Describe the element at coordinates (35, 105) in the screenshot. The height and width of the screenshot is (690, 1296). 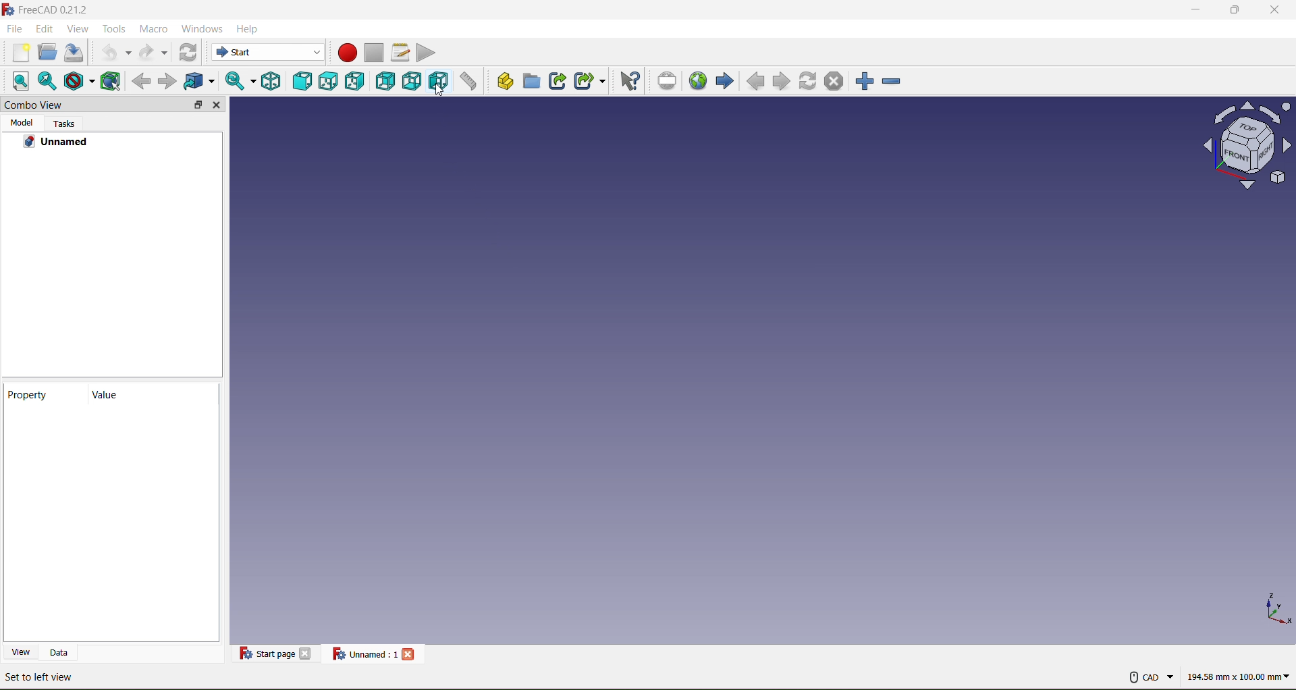
I see `Combo View` at that location.